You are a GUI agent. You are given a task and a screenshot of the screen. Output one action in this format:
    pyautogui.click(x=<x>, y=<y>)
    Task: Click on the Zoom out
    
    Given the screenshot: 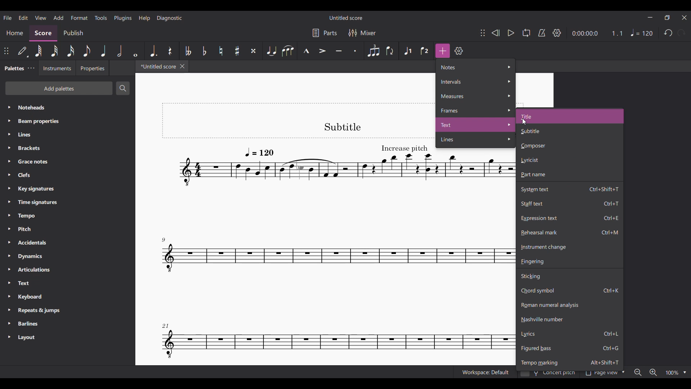 What is the action you would take?
    pyautogui.click(x=638, y=372)
    